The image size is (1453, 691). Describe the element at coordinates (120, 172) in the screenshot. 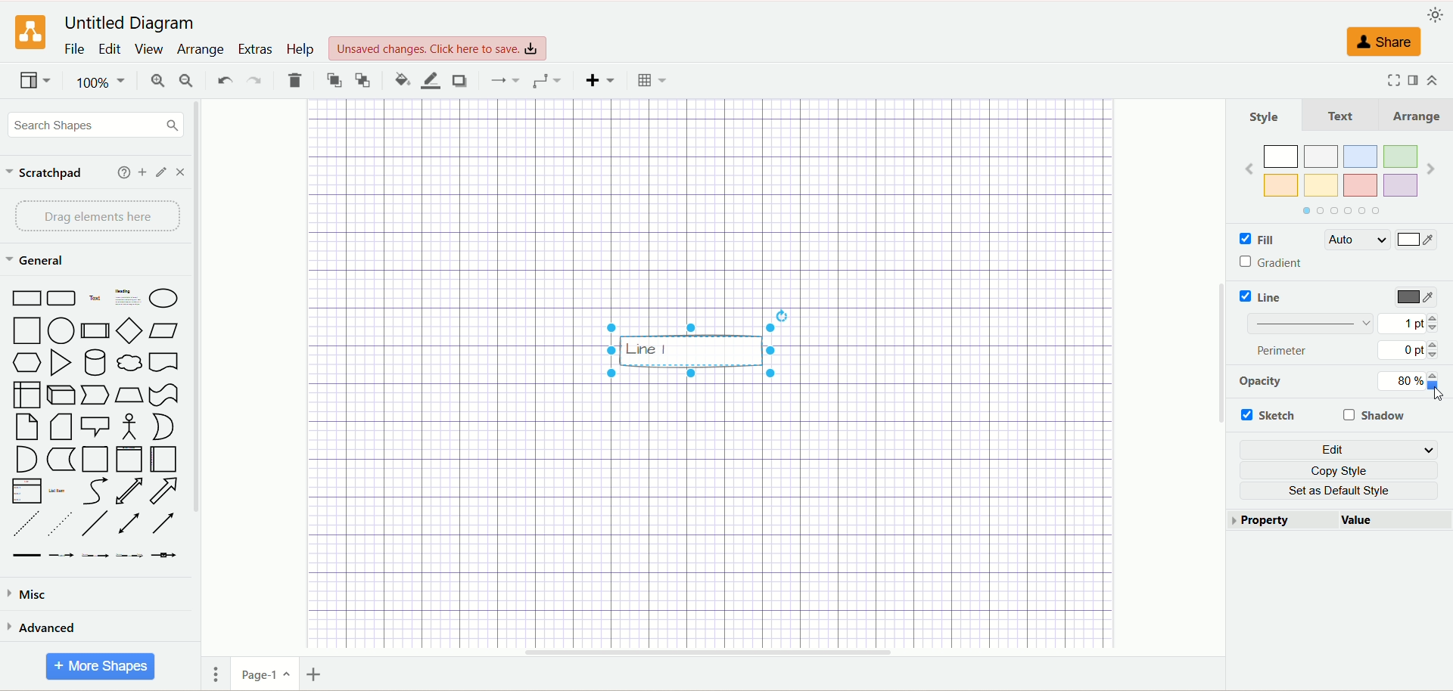

I see `add` at that location.